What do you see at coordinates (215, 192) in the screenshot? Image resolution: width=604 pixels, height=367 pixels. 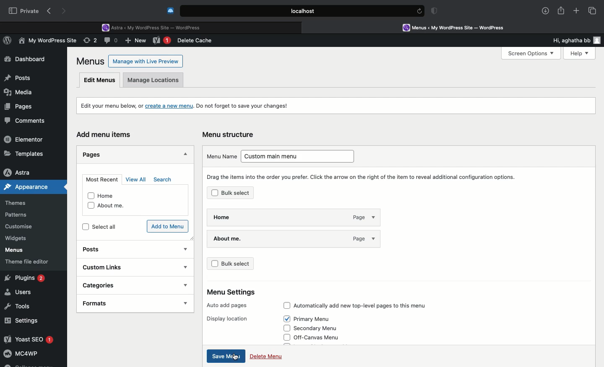 I see `Check box` at bounding box center [215, 192].